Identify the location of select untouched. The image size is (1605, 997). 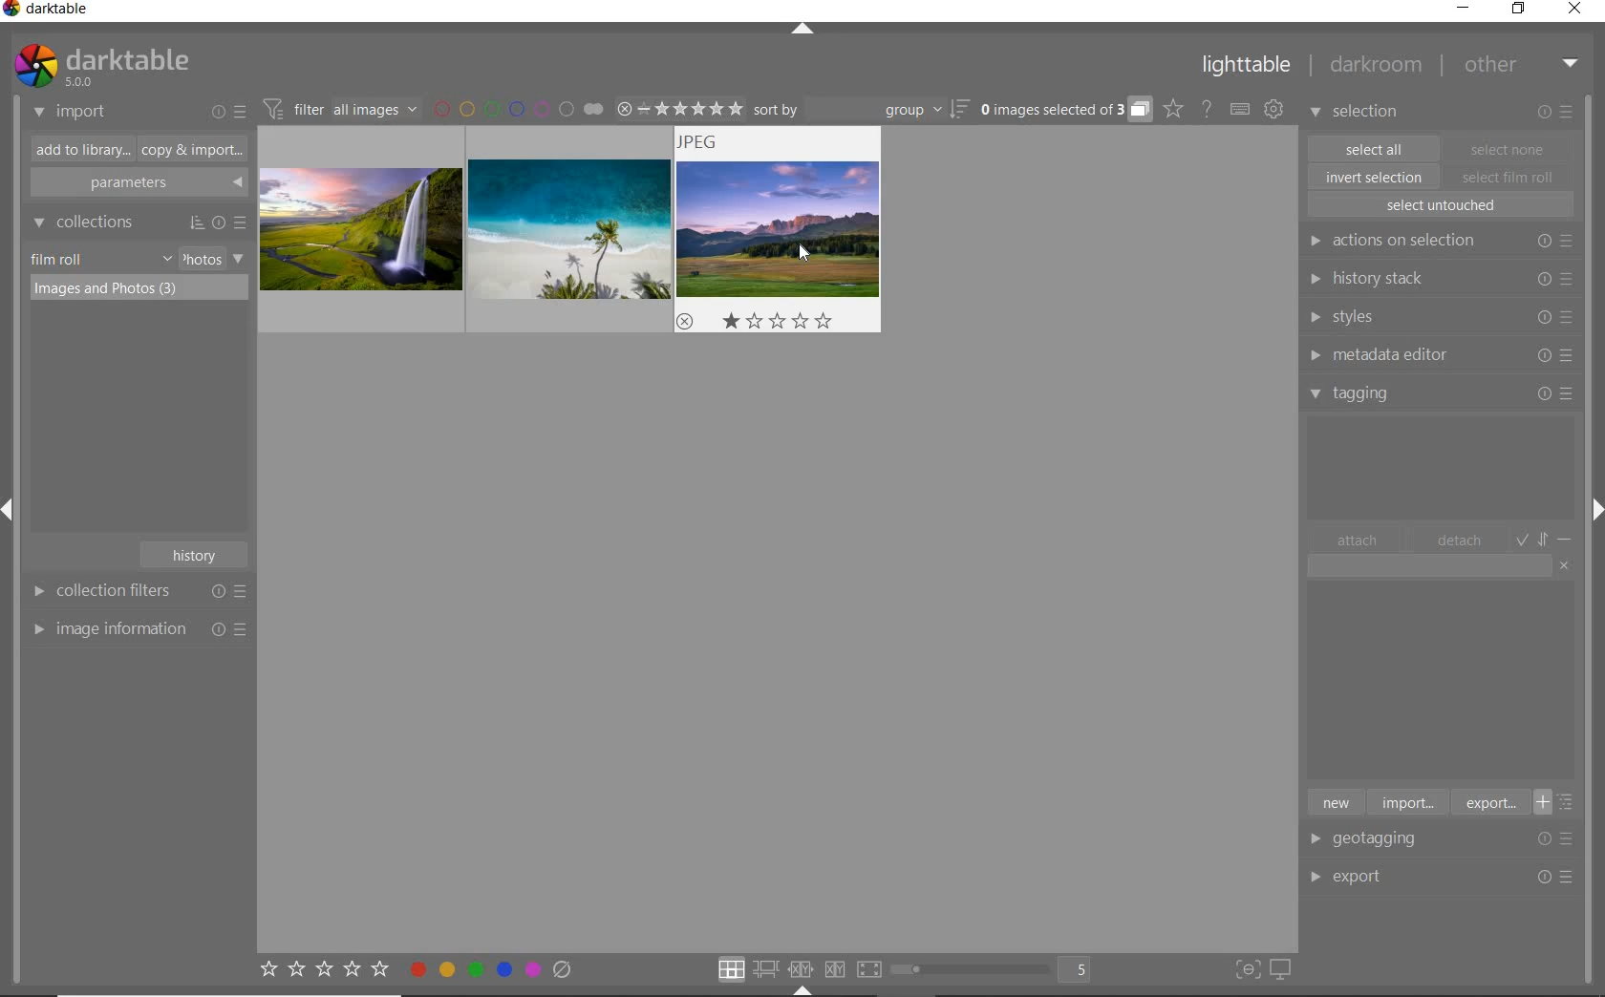
(1440, 205).